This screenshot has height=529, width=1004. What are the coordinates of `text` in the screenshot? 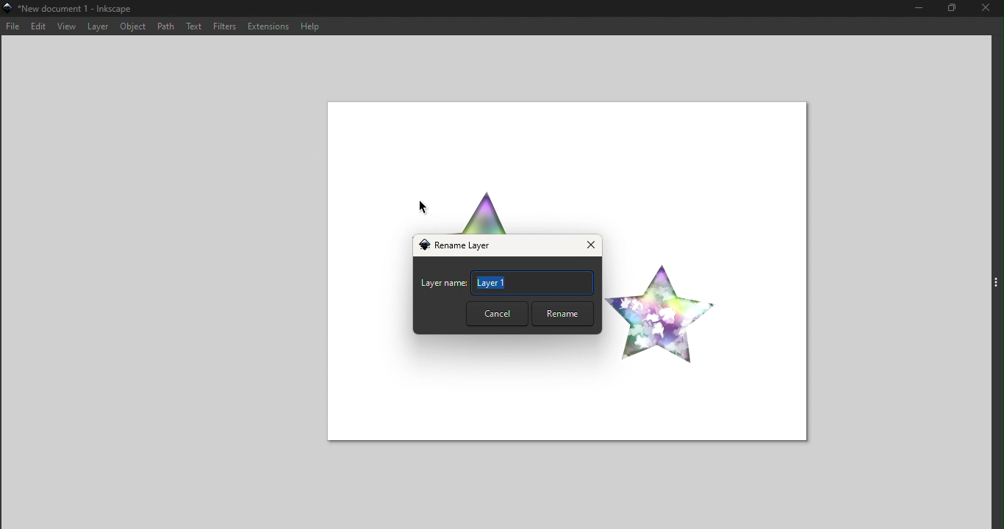 It's located at (195, 26).